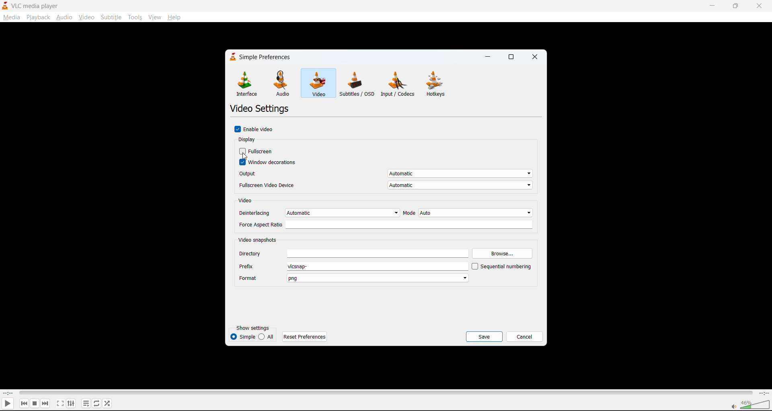  What do you see at coordinates (485, 337) in the screenshot?
I see `save` at bounding box center [485, 337].